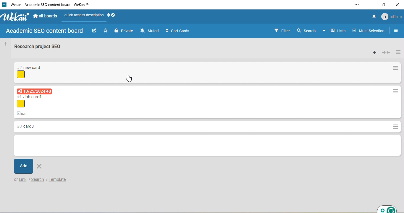  I want to click on quick access description, so click(83, 15).